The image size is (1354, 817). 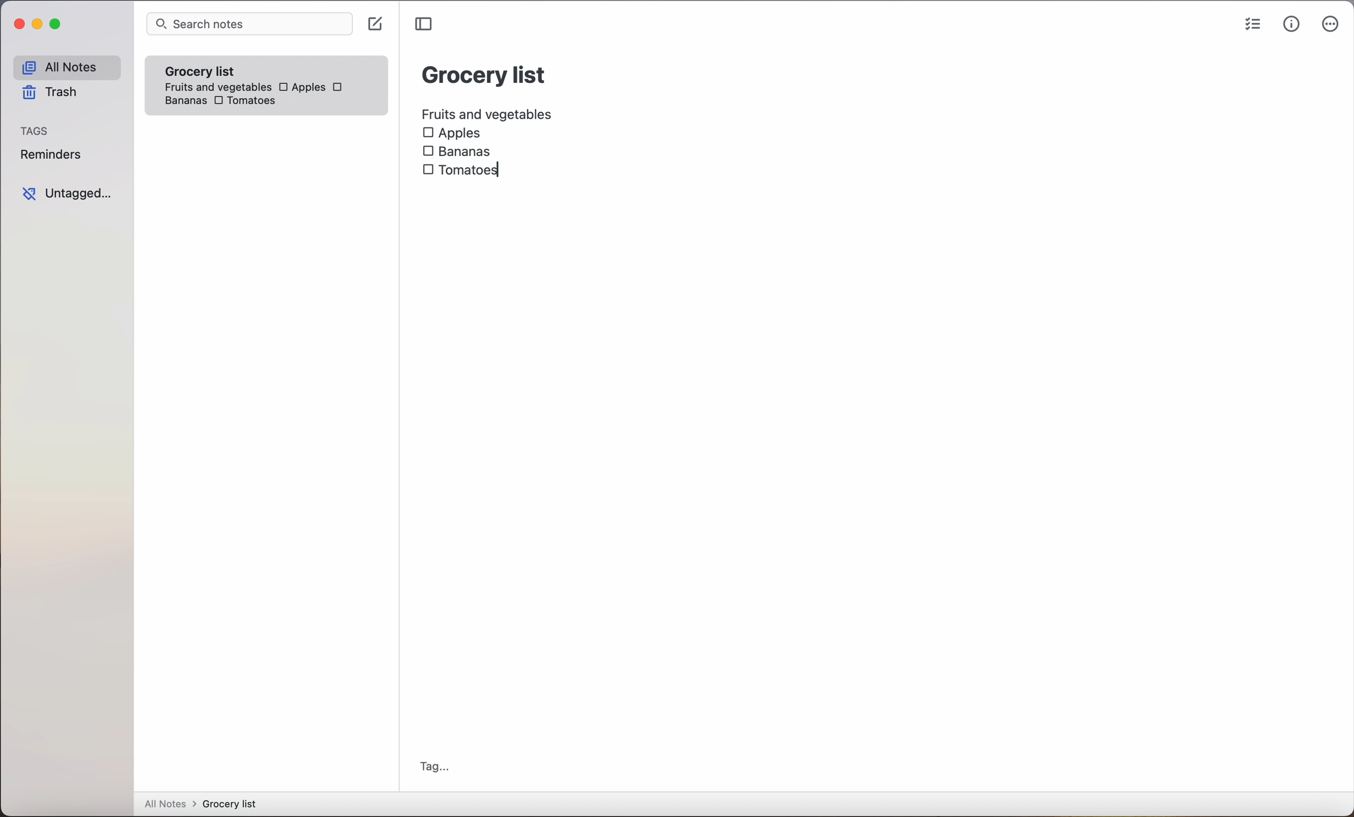 I want to click on metrics, so click(x=1291, y=25).